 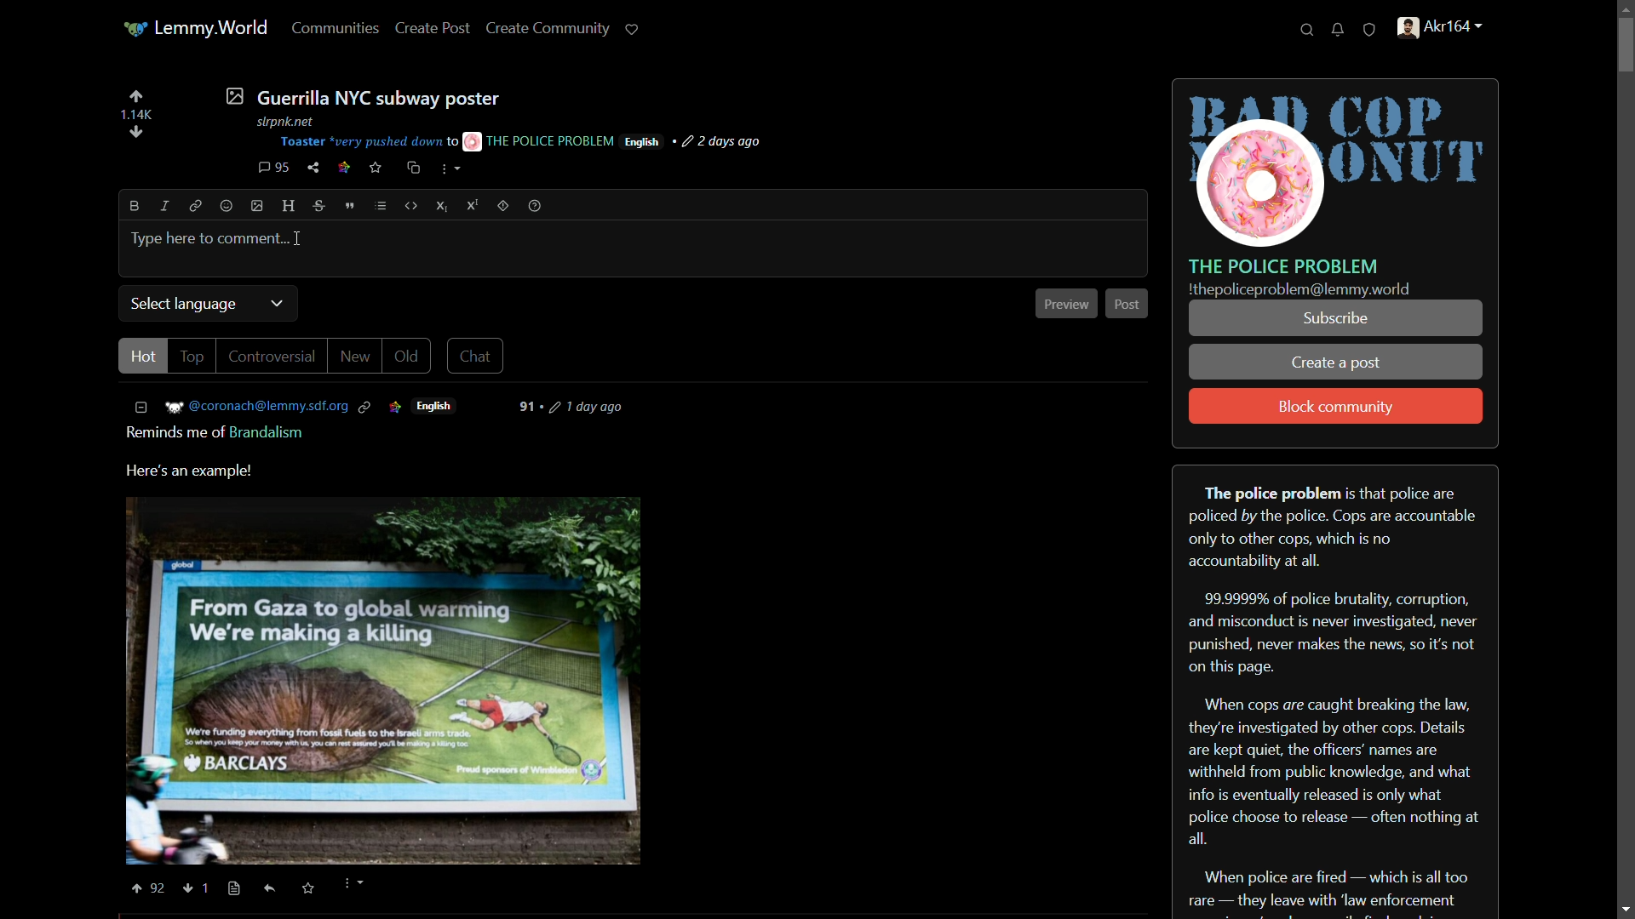 I want to click on create post, so click(x=435, y=27).